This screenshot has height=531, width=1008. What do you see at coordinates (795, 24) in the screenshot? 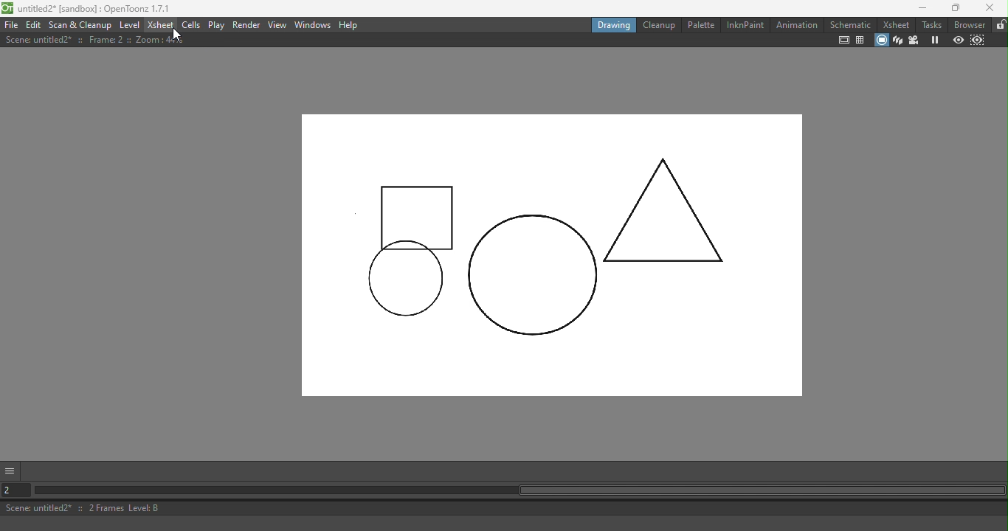
I see `Animation` at bounding box center [795, 24].